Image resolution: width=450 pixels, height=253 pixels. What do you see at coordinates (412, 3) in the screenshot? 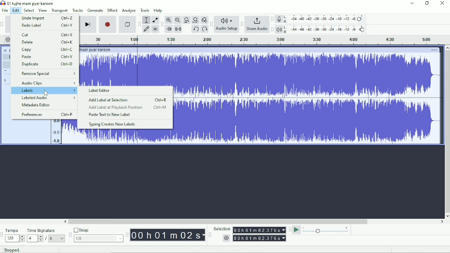
I see `Minimize` at bounding box center [412, 3].